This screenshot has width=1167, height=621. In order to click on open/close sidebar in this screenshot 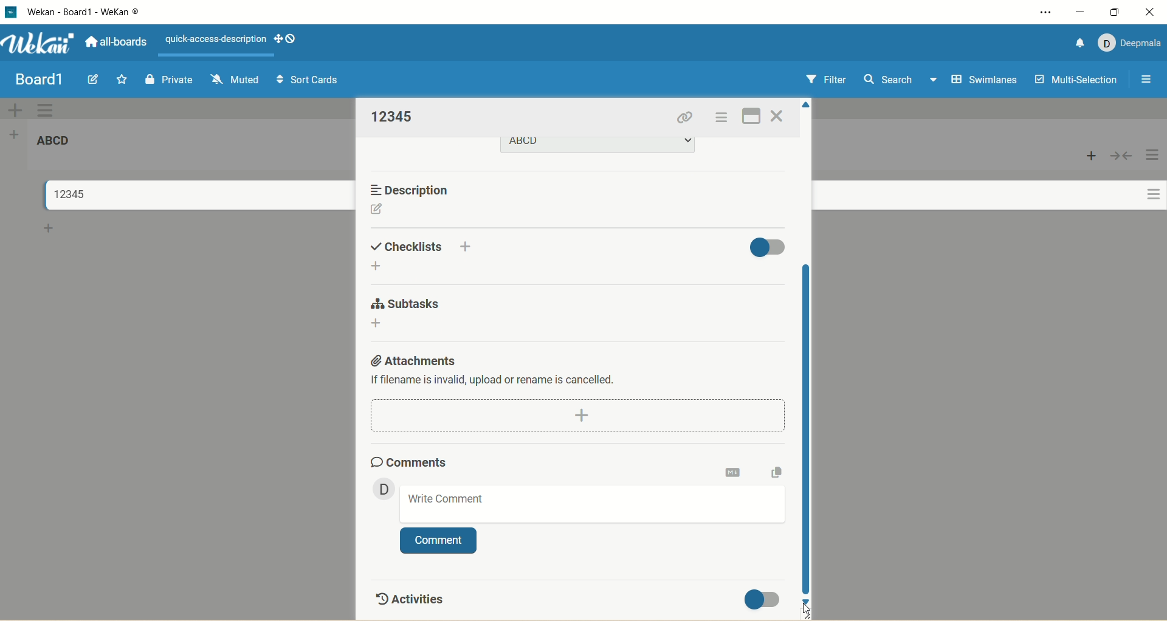, I will do `click(1145, 80)`.